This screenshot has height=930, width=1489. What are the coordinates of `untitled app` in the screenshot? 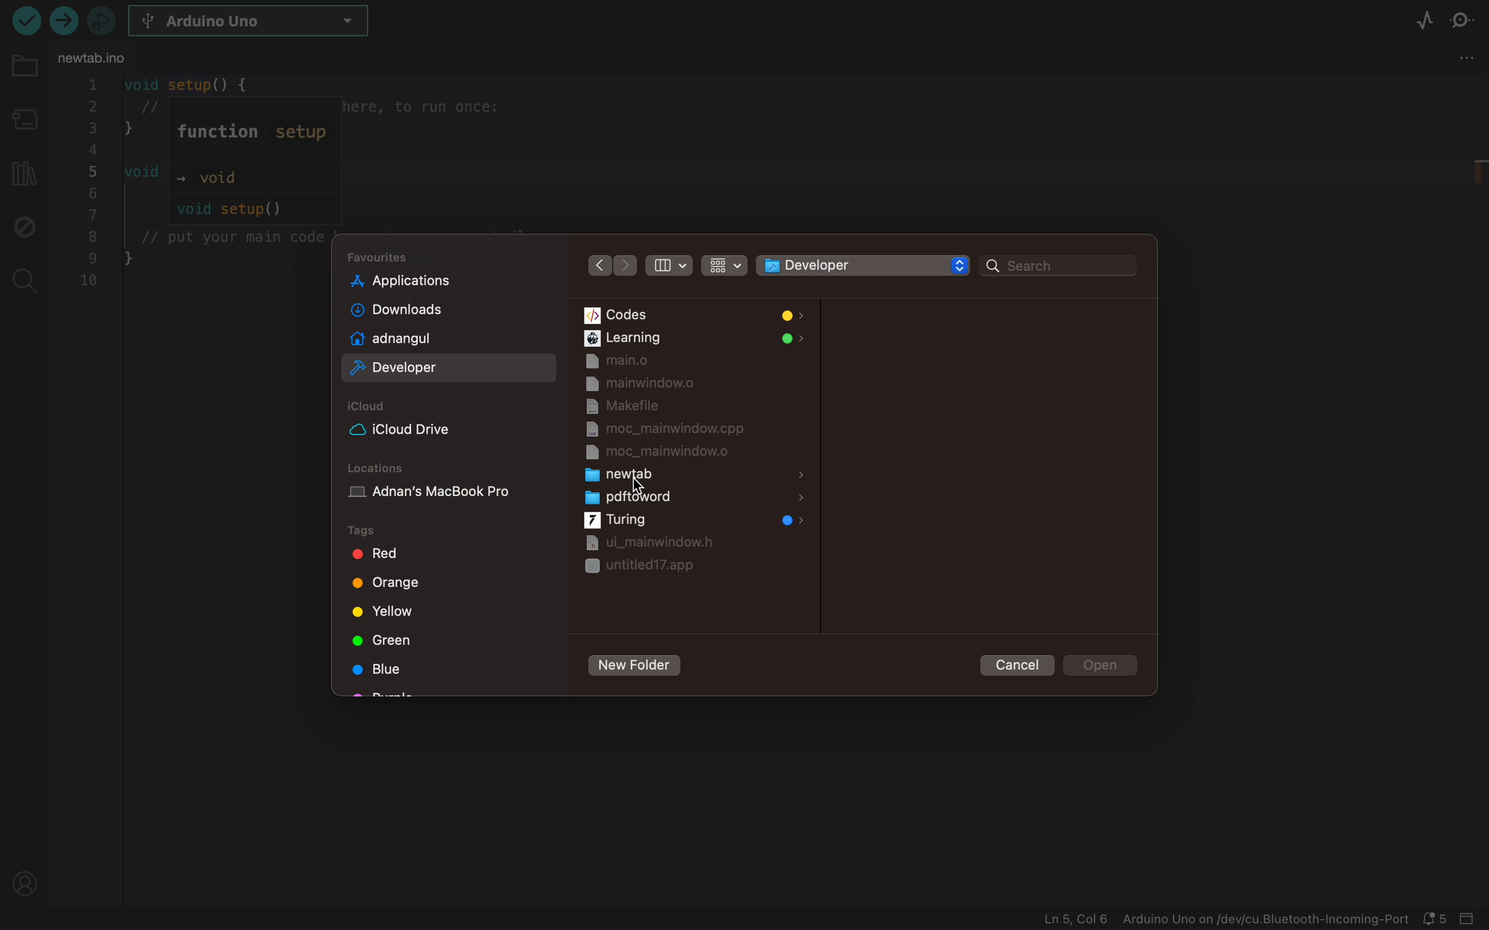 It's located at (641, 567).